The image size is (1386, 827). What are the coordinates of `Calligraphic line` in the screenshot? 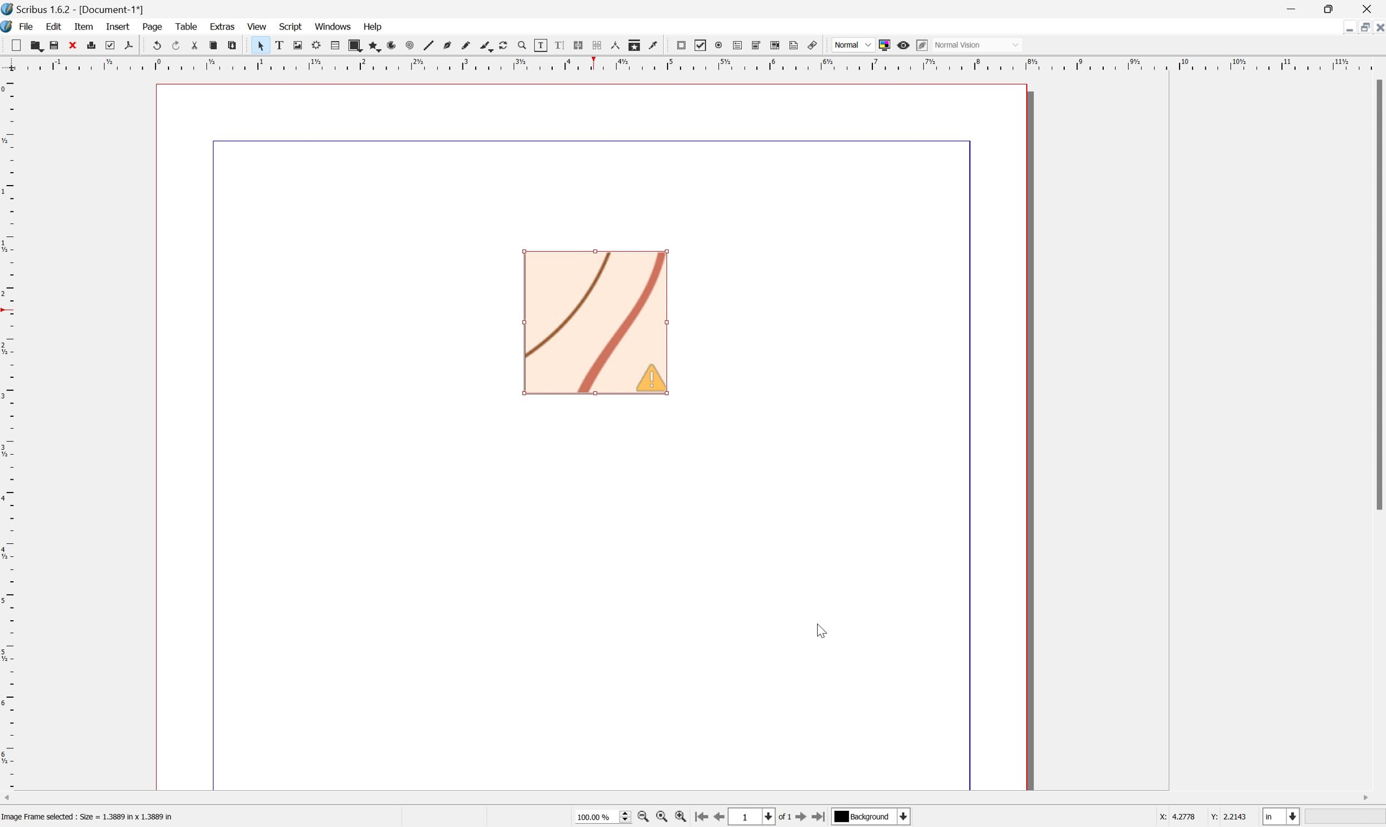 It's located at (489, 47).